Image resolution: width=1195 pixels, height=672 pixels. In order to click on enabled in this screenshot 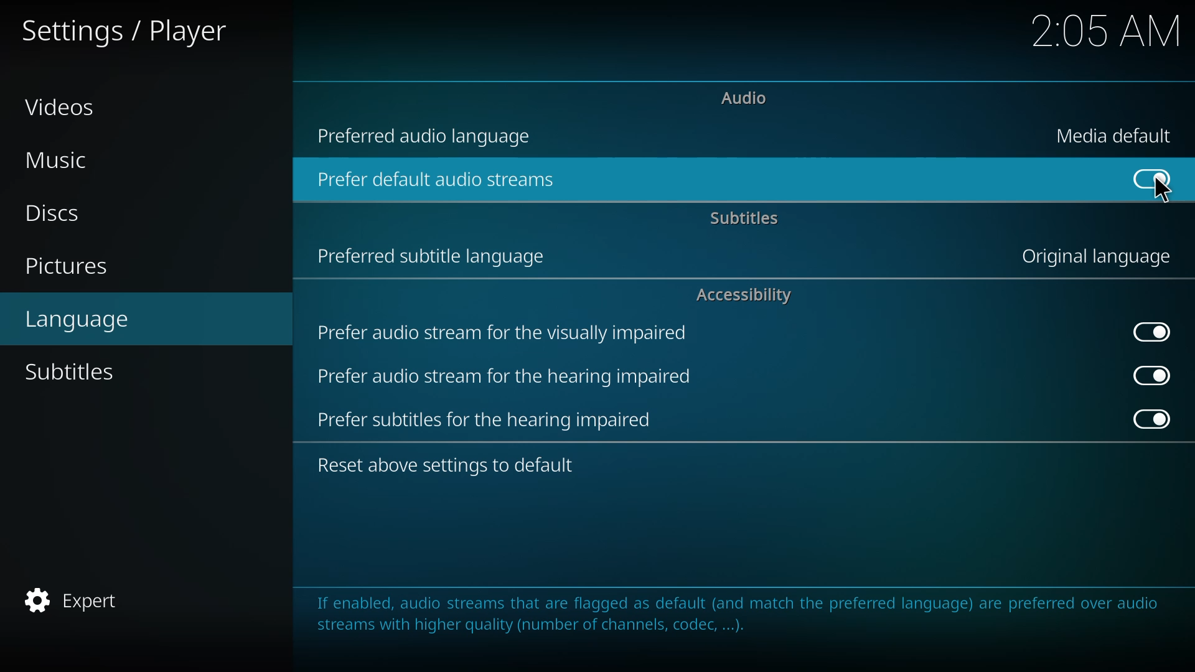, I will do `click(1151, 420)`.